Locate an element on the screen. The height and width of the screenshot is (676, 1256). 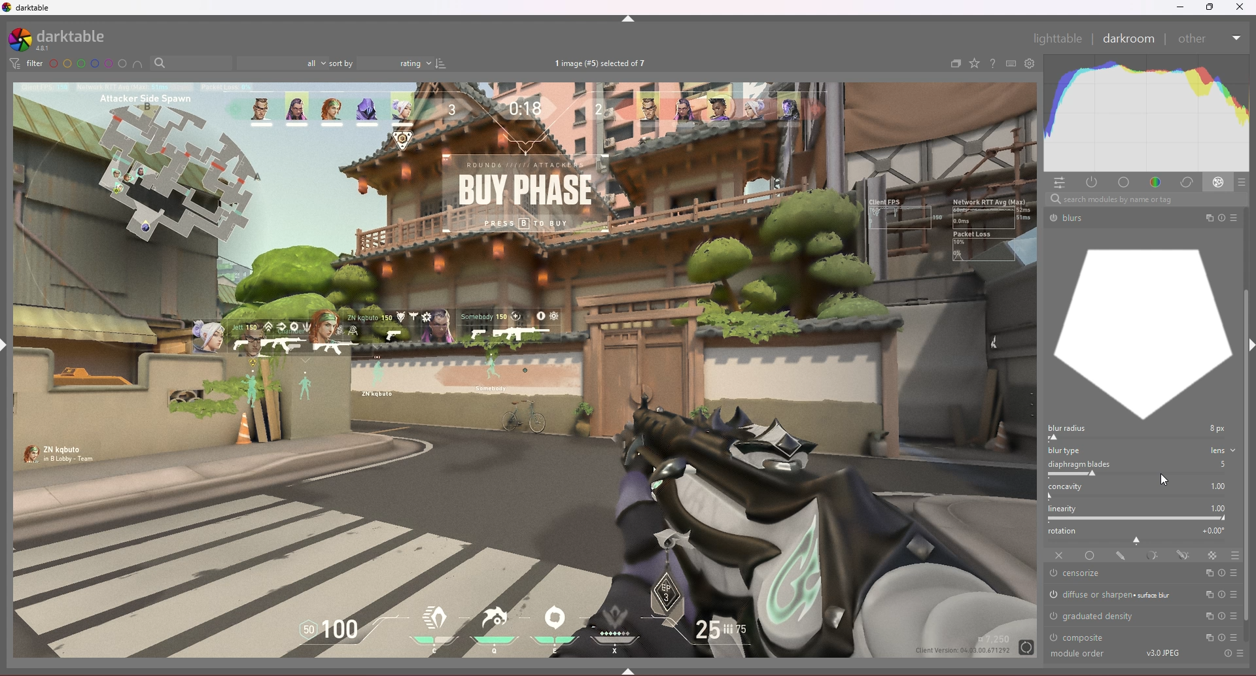
 is located at coordinates (1225, 218).